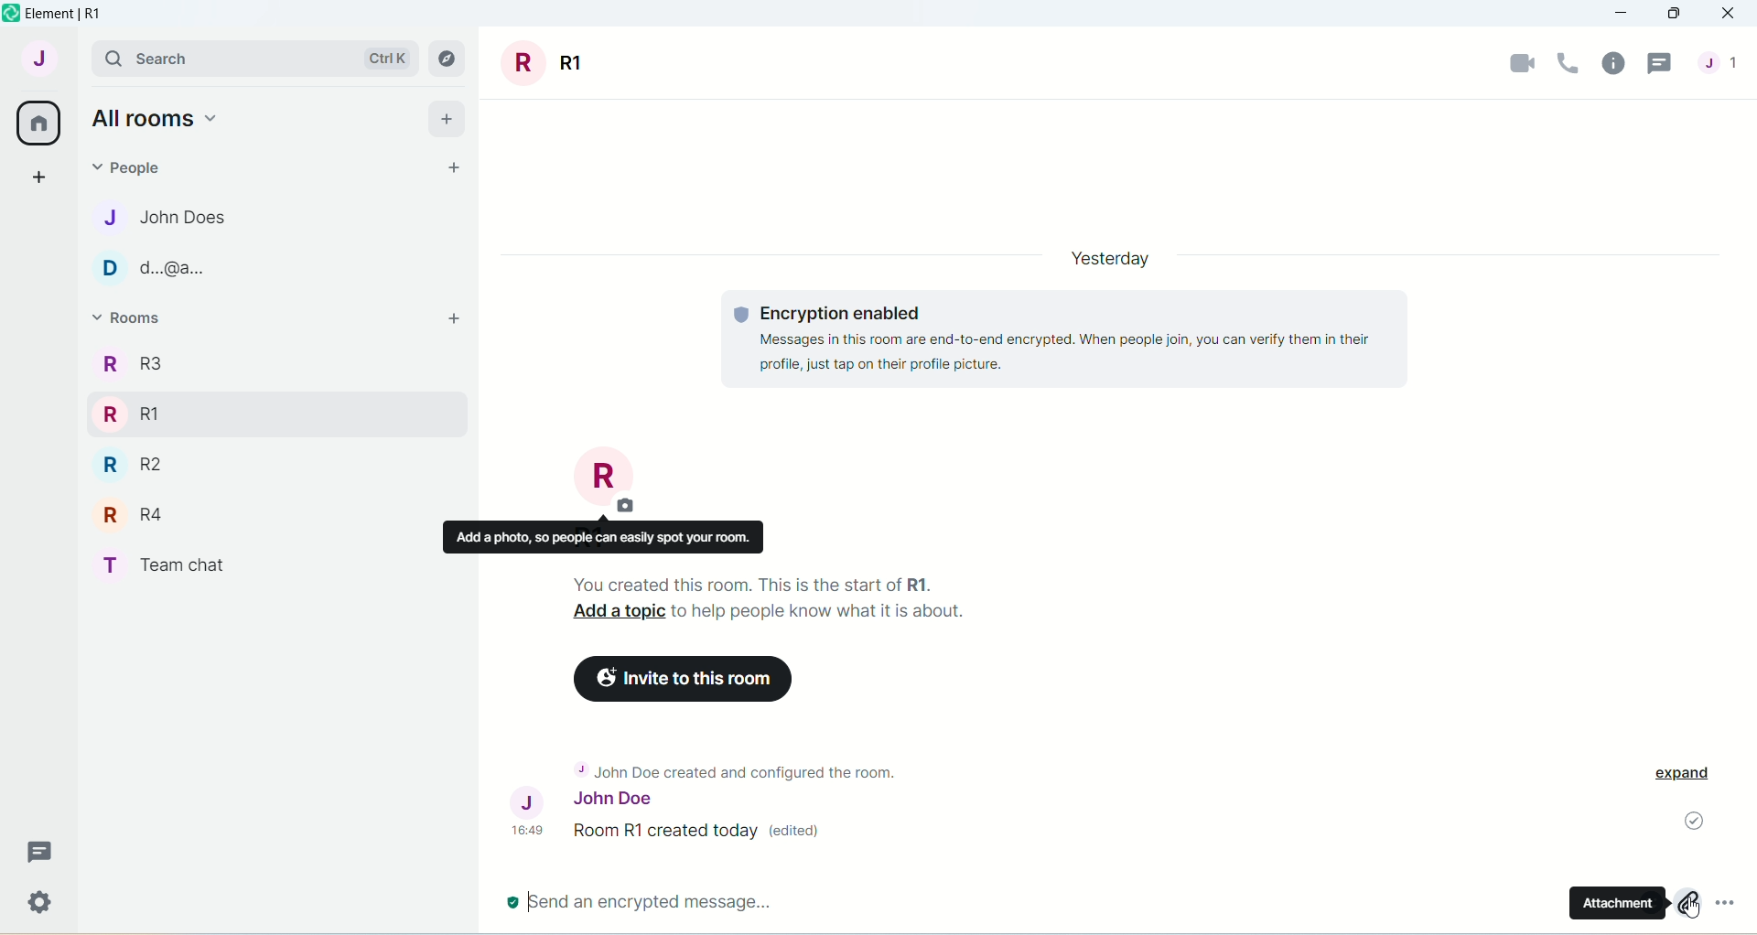 This screenshot has height=935, width=1757. Describe the element at coordinates (446, 59) in the screenshot. I see `explore rooms` at that location.